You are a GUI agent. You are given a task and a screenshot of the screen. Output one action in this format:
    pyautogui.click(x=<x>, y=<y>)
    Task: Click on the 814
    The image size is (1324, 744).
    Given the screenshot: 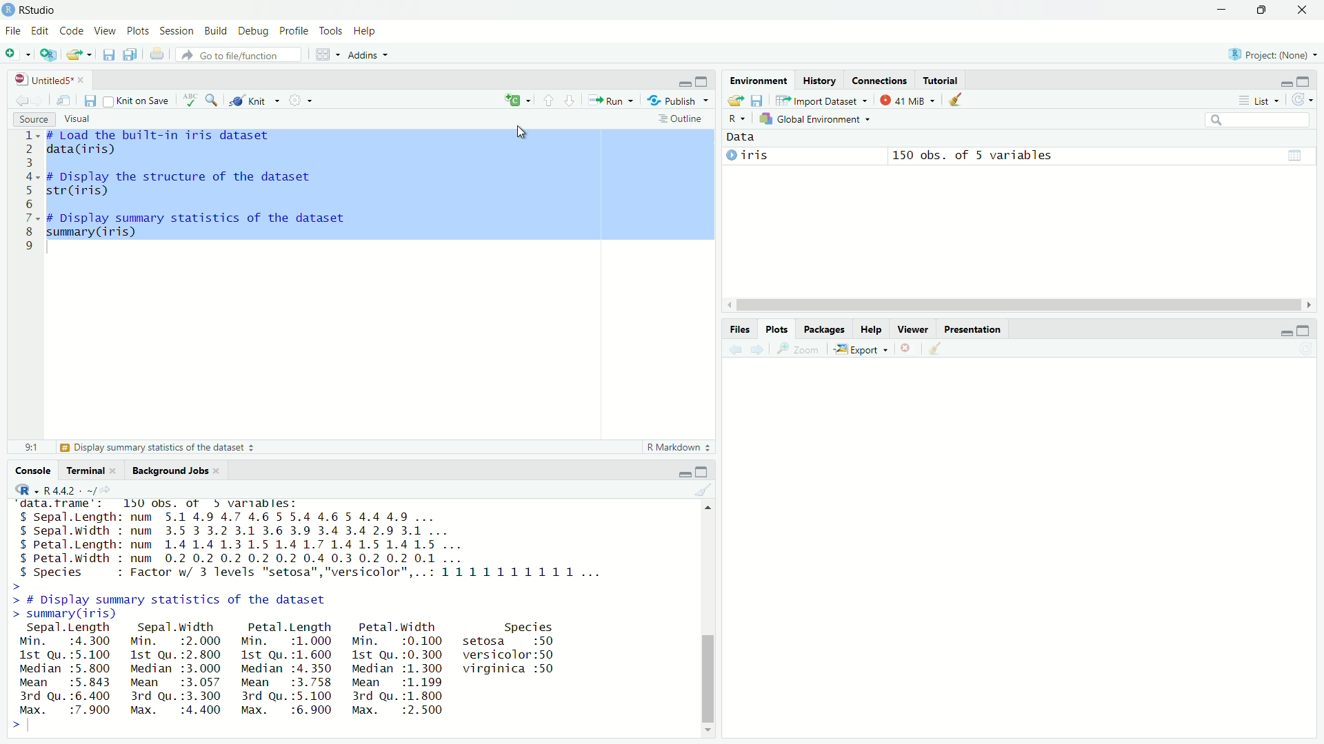 What is the action you would take?
    pyautogui.click(x=32, y=447)
    